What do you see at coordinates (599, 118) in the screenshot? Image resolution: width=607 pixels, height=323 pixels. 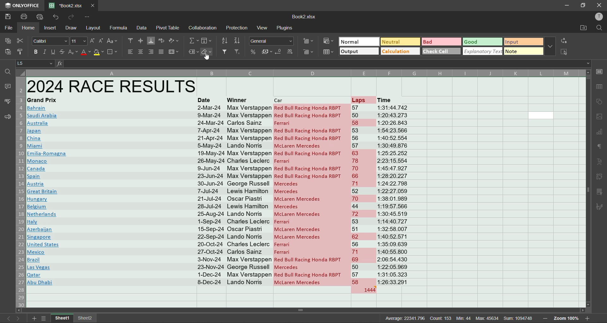 I see `images` at bounding box center [599, 118].